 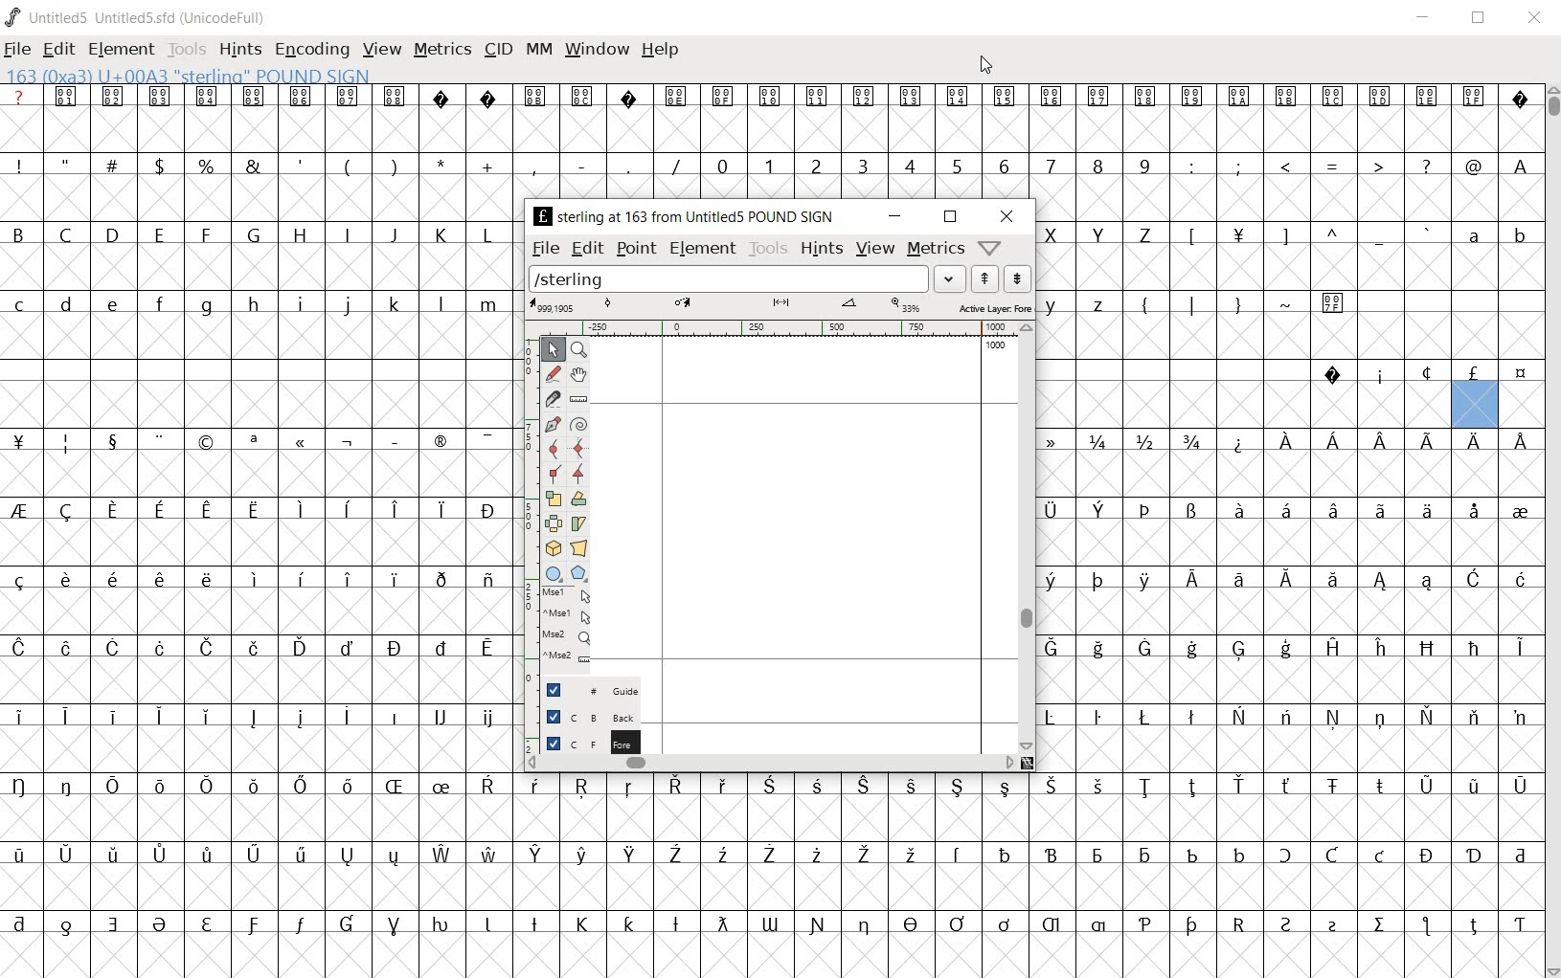 What do you see at coordinates (396, 165) in the screenshot?
I see `)` at bounding box center [396, 165].